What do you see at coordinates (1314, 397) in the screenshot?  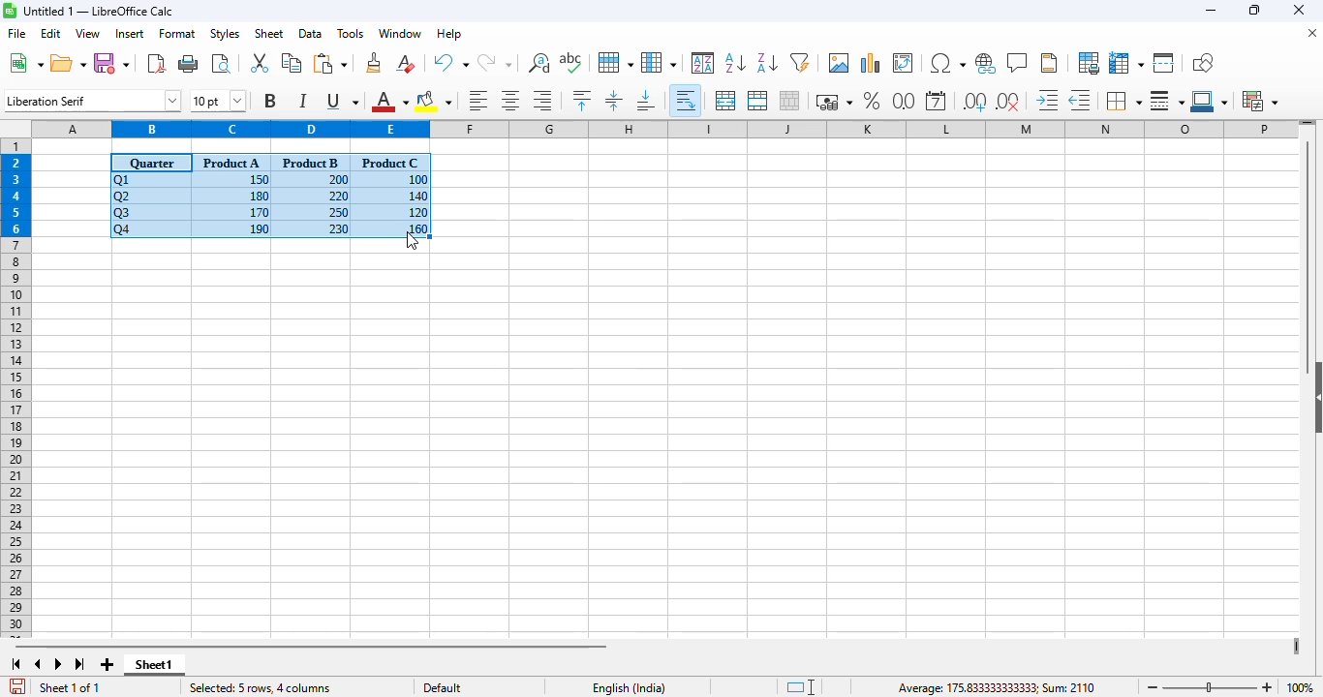 I see `show` at bounding box center [1314, 397].